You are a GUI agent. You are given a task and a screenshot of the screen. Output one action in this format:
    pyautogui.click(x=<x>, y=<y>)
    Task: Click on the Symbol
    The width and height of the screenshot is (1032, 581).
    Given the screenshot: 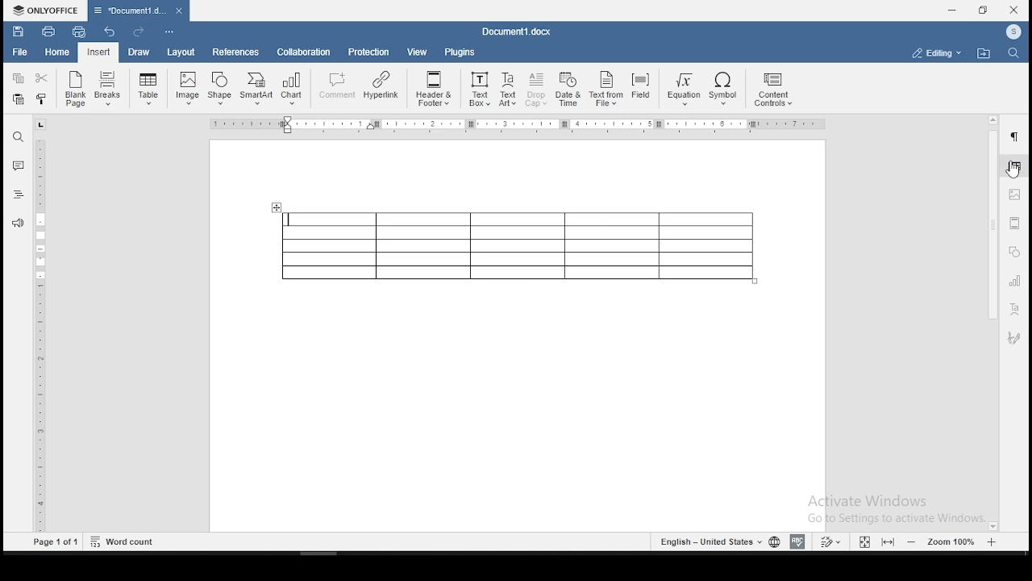 What is the action you would take?
    pyautogui.click(x=726, y=90)
    